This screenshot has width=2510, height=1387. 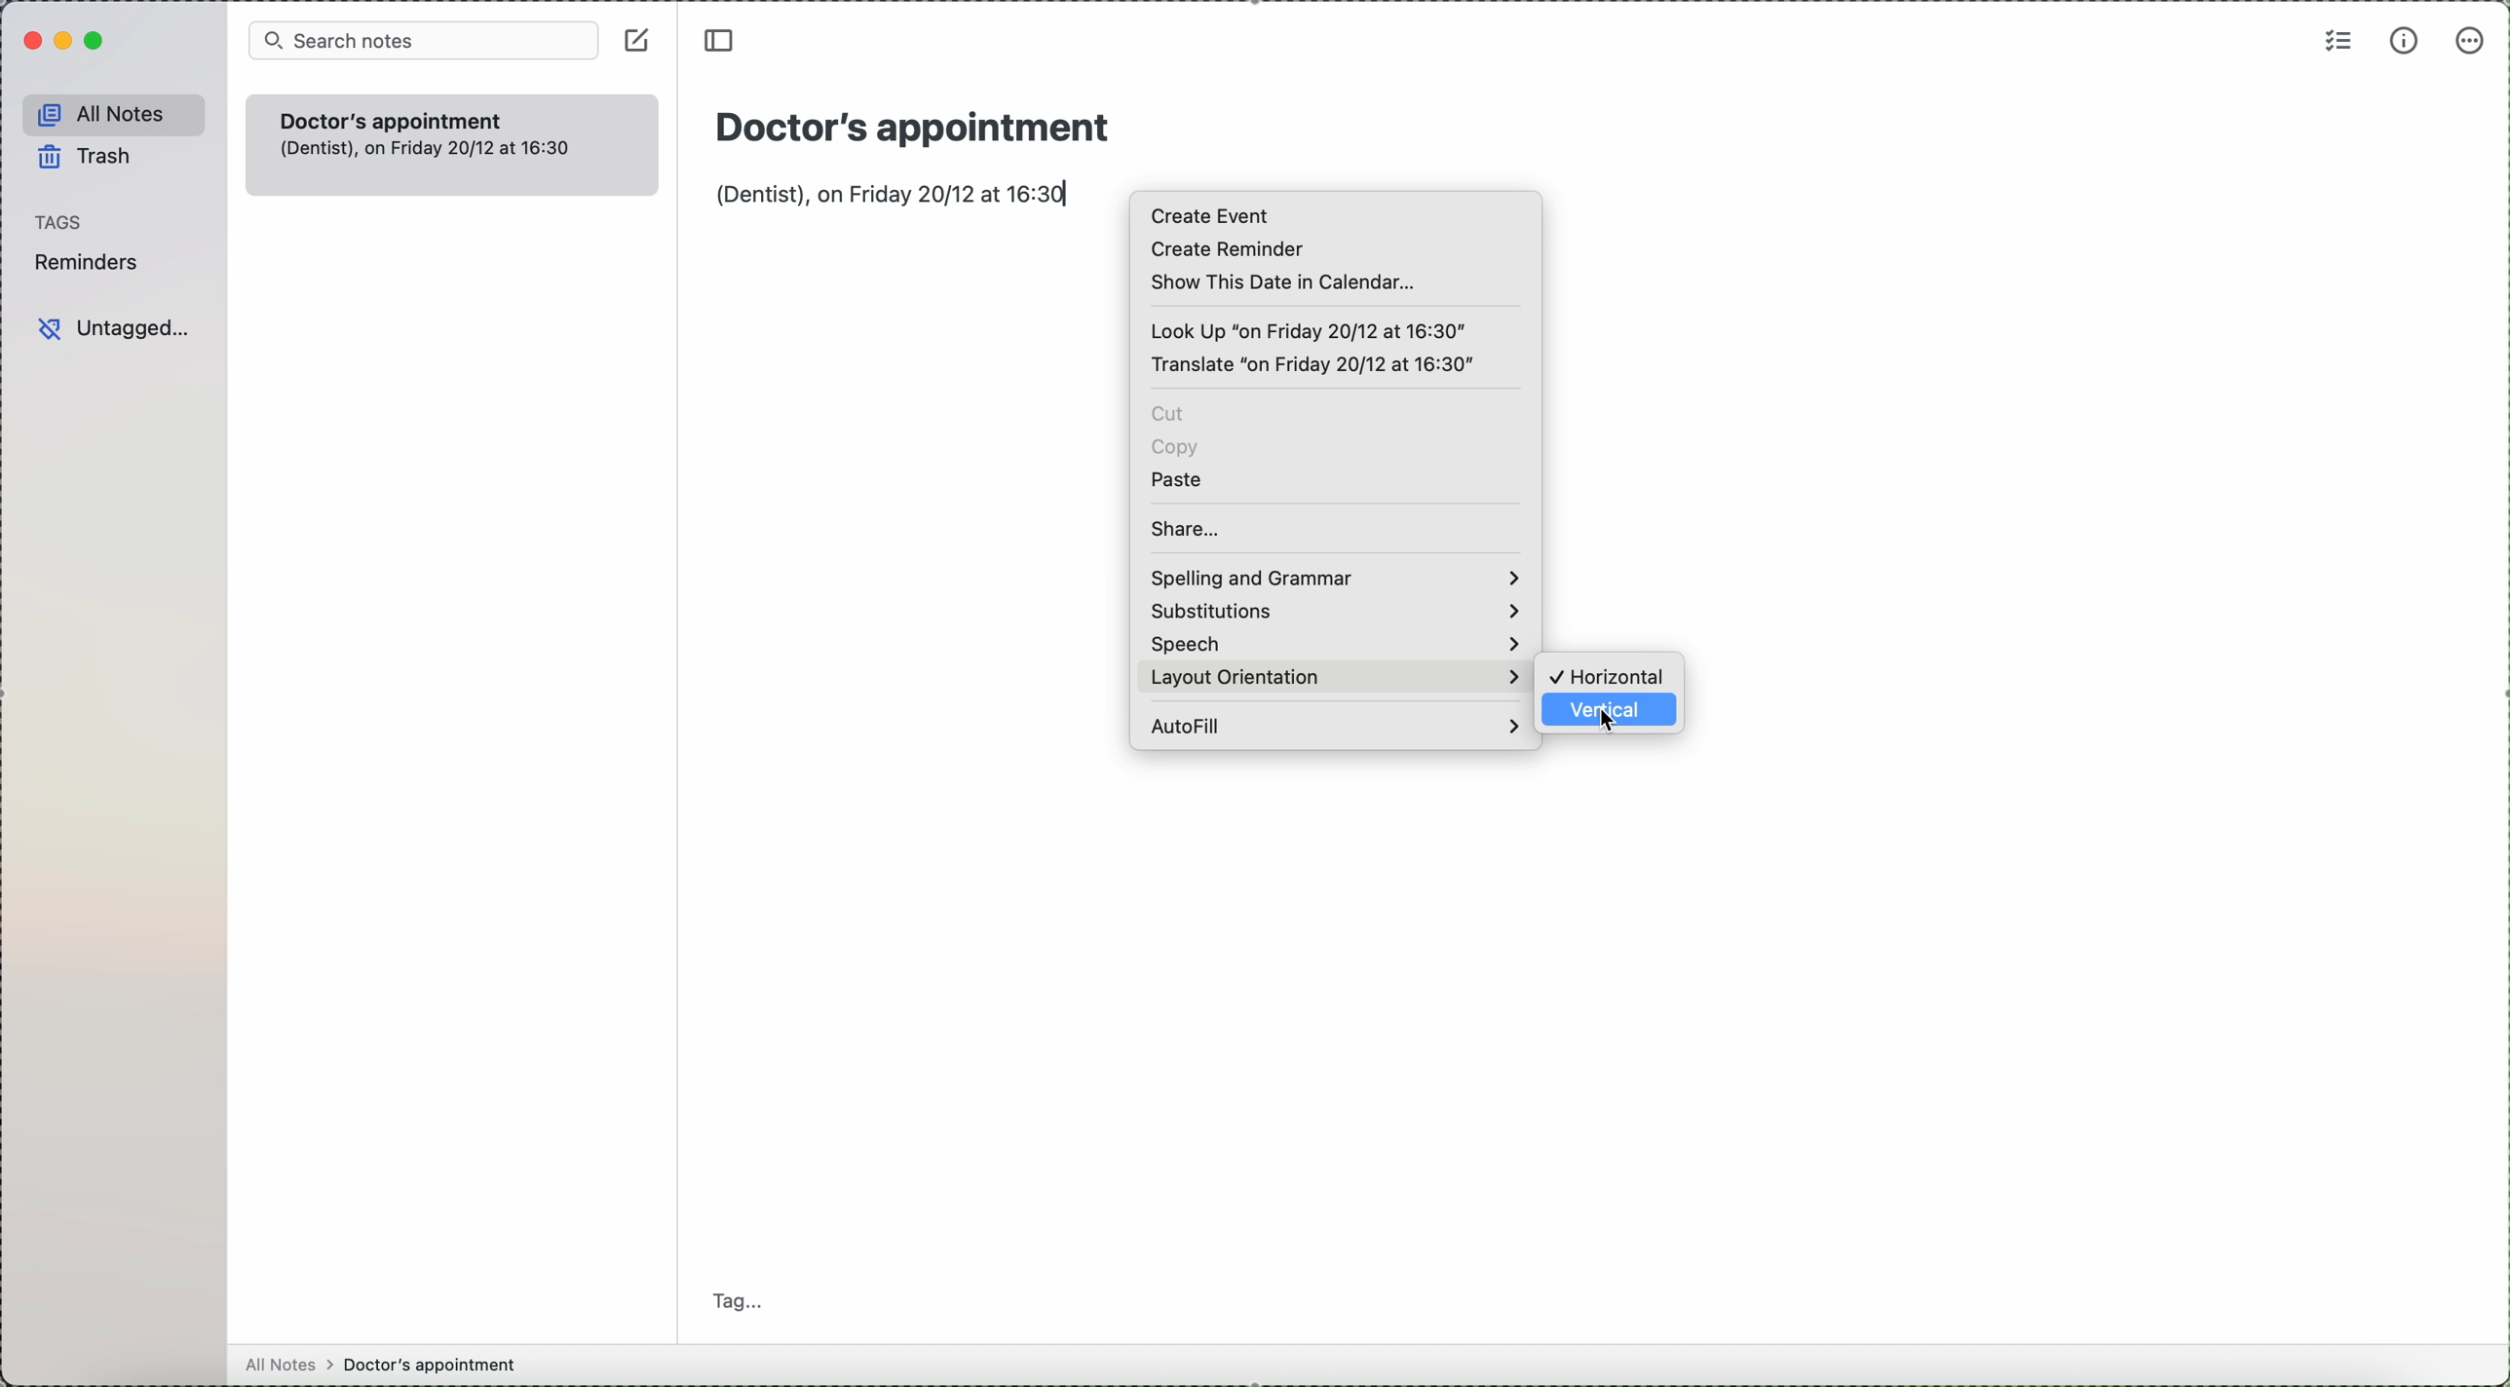 What do you see at coordinates (111, 328) in the screenshot?
I see `untagged` at bounding box center [111, 328].